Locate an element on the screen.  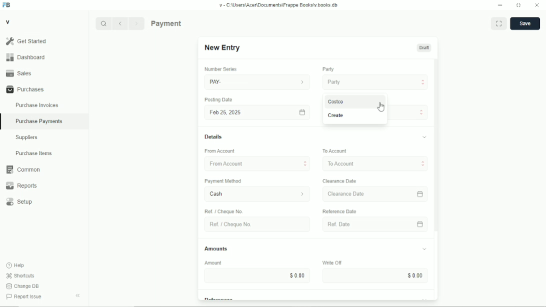
calender is located at coordinates (421, 194).